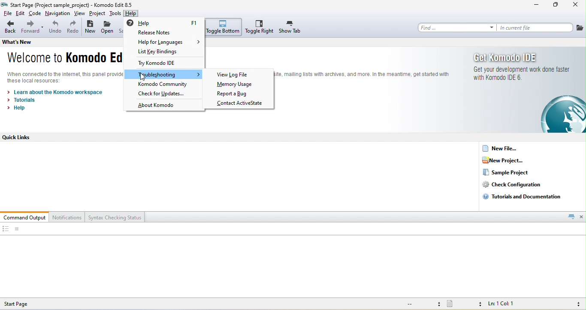  I want to click on project, so click(97, 14).